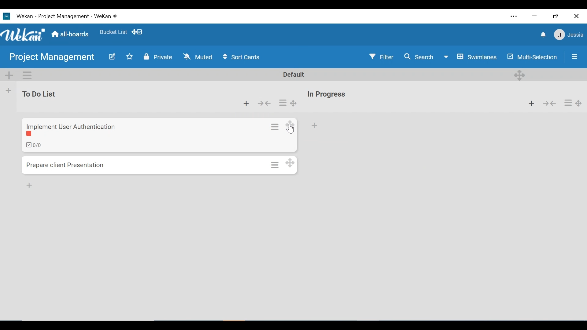 The width and height of the screenshot is (587, 330). Describe the element at coordinates (76, 15) in the screenshot. I see `Wekan - project management - wekan` at that location.